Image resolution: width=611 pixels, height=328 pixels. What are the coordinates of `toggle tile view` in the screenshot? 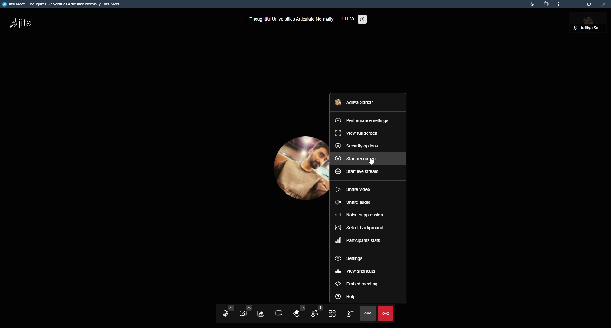 It's located at (332, 314).